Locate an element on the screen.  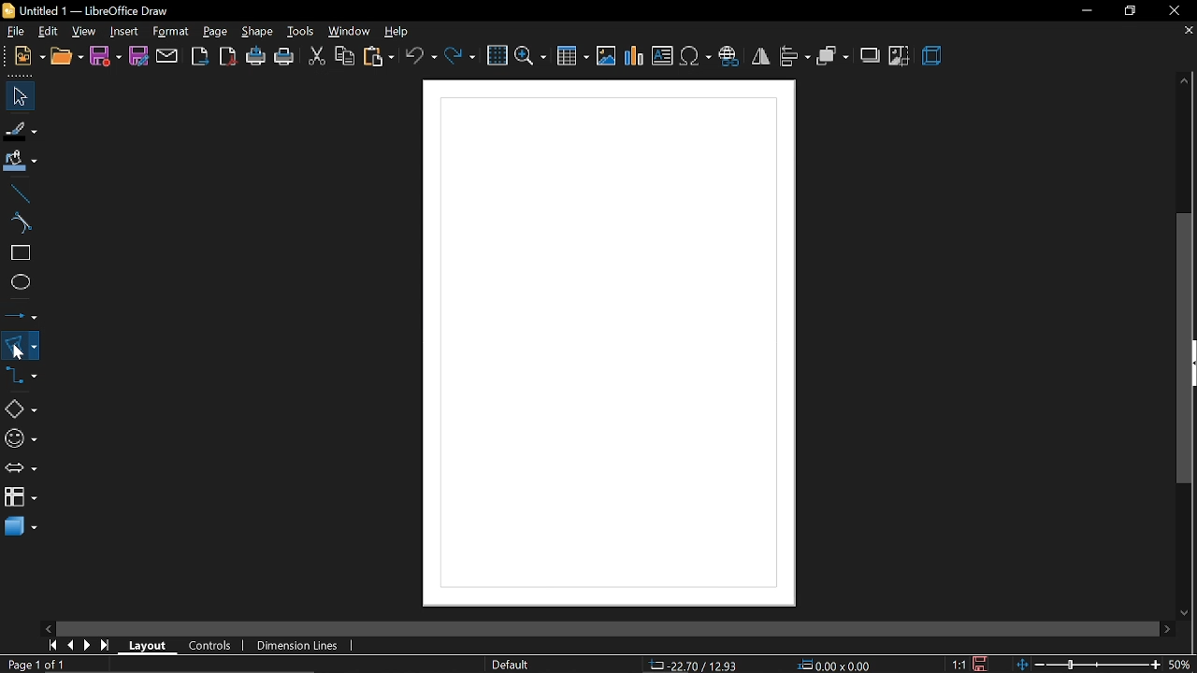
restore down is located at coordinates (1131, 10).